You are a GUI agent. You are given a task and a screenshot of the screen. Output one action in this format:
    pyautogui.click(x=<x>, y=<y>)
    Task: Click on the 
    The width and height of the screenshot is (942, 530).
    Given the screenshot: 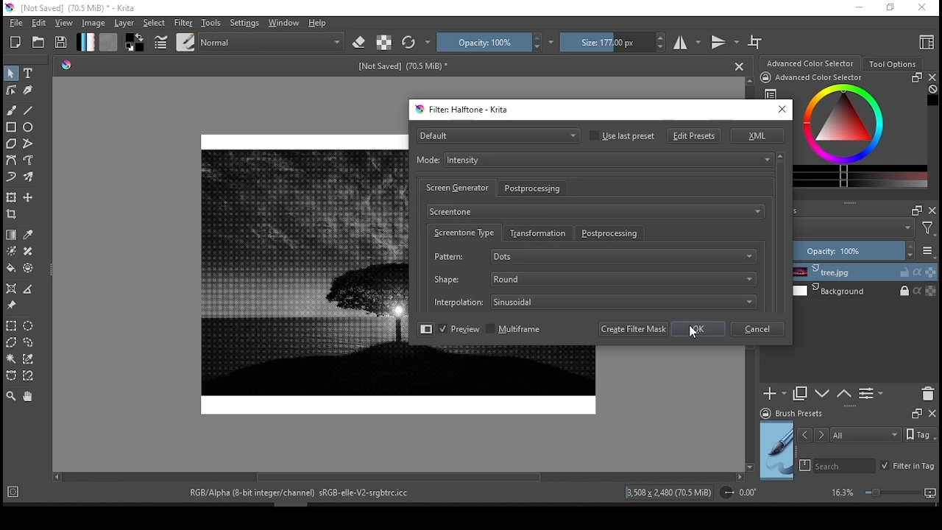 What is the action you would take?
    pyautogui.click(x=759, y=43)
    